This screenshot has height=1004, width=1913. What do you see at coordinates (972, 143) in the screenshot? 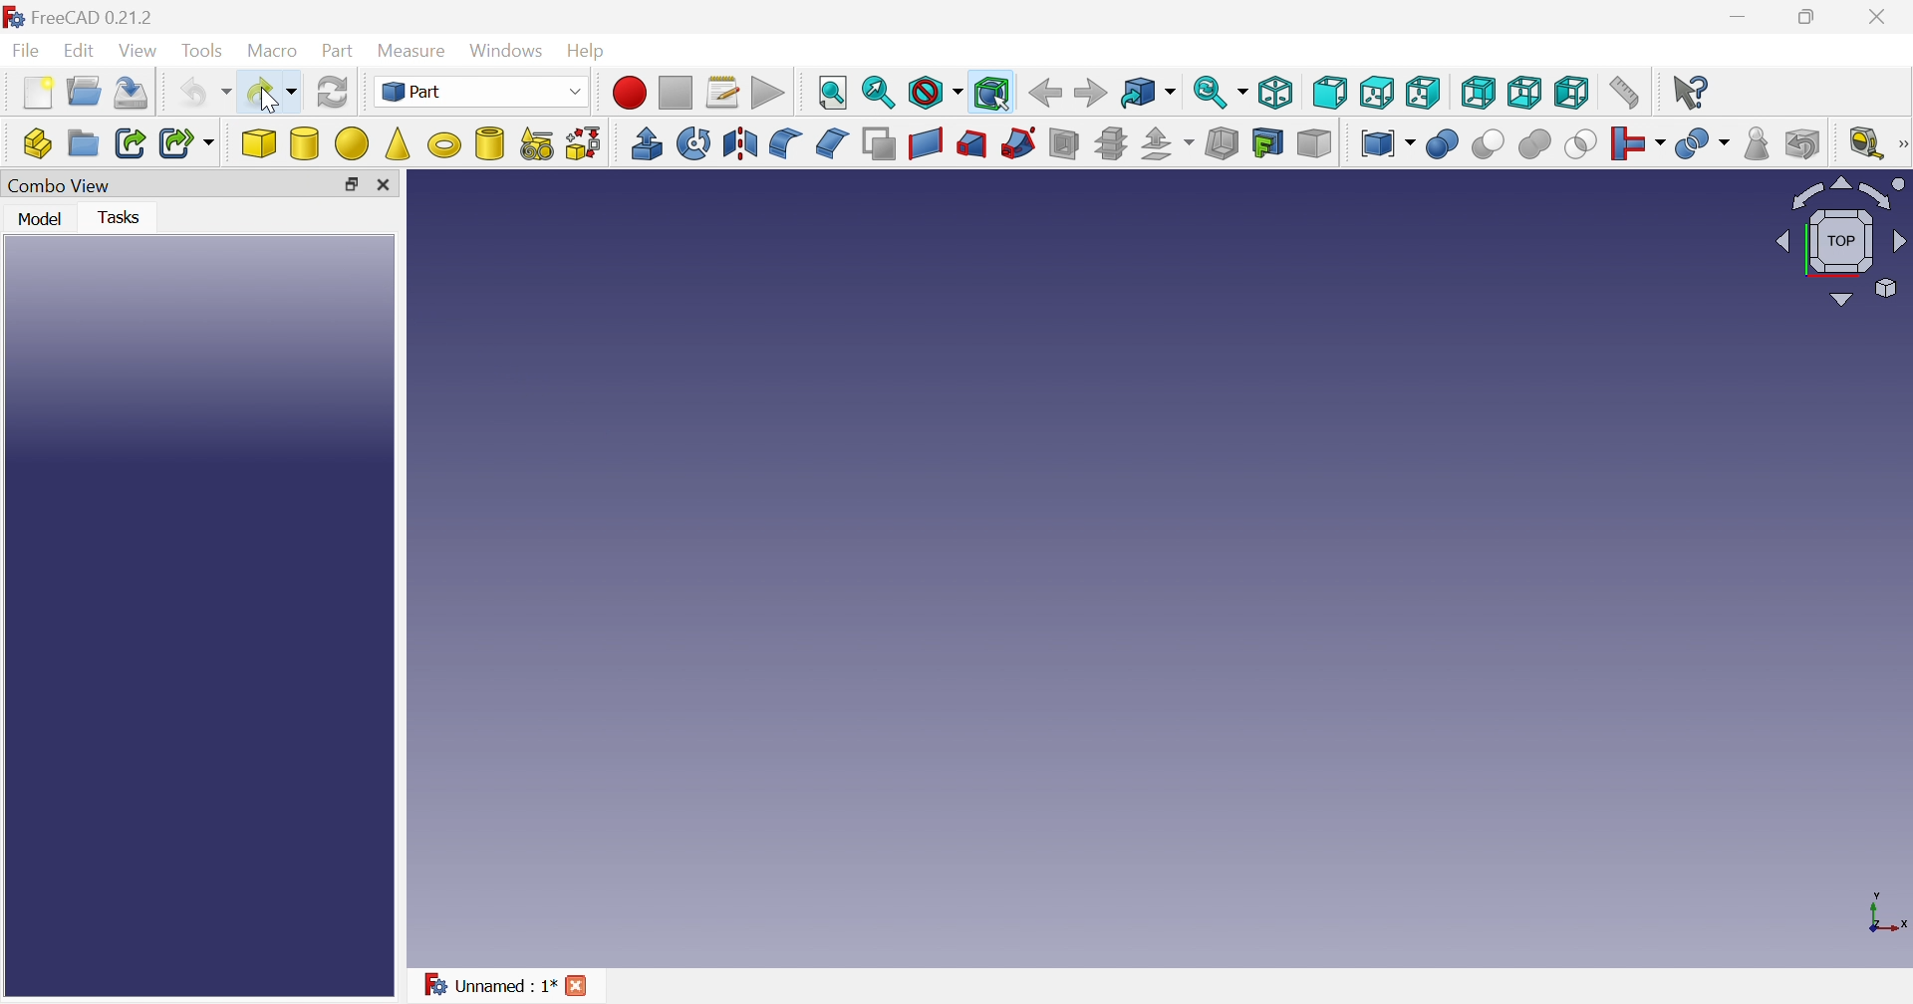
I see `Loft...` at bounding box center [972, 143].